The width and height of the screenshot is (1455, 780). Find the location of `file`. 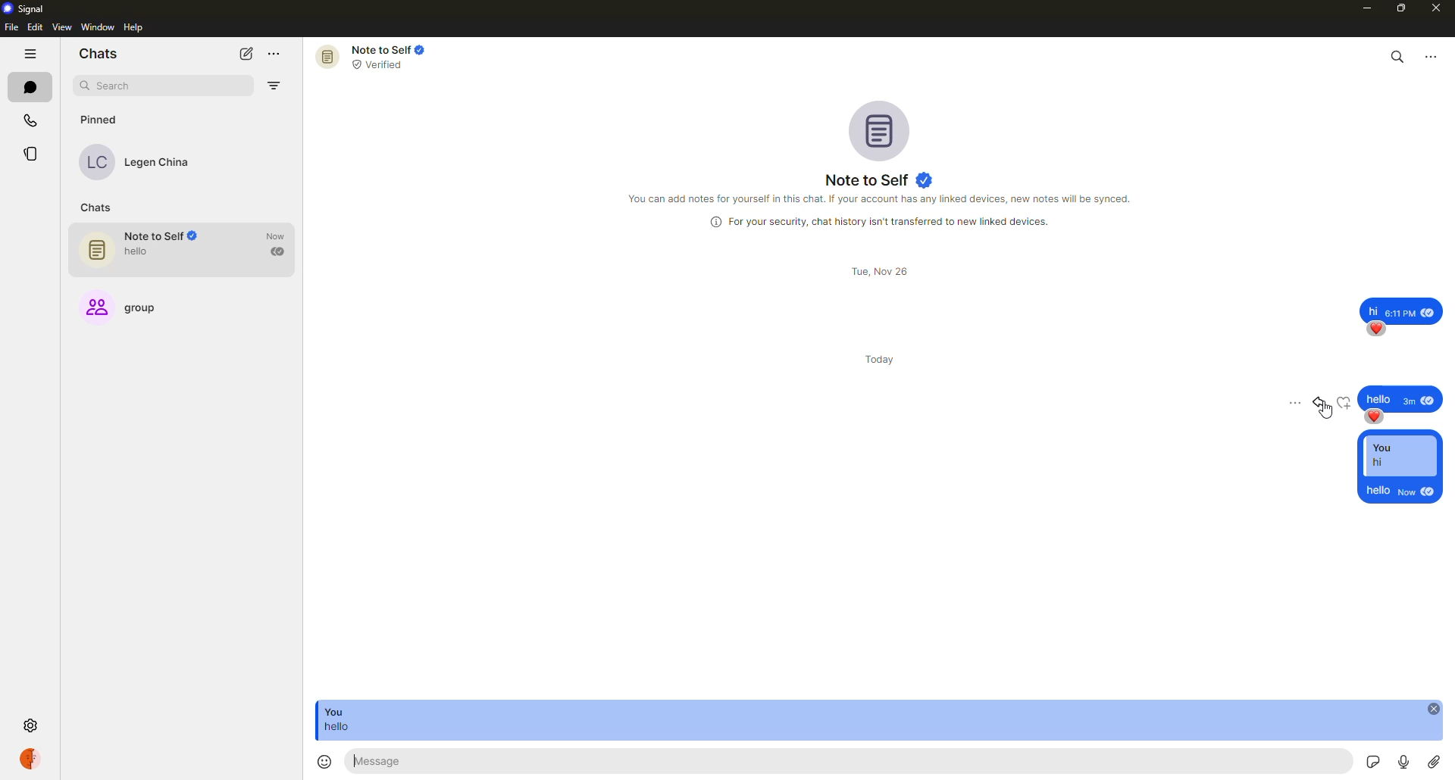

file is located at coordinates (12, 27).